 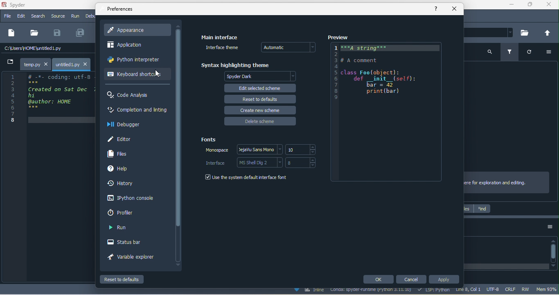 I want to click on c\users\home\untitled1, so click(x=47, y=49).